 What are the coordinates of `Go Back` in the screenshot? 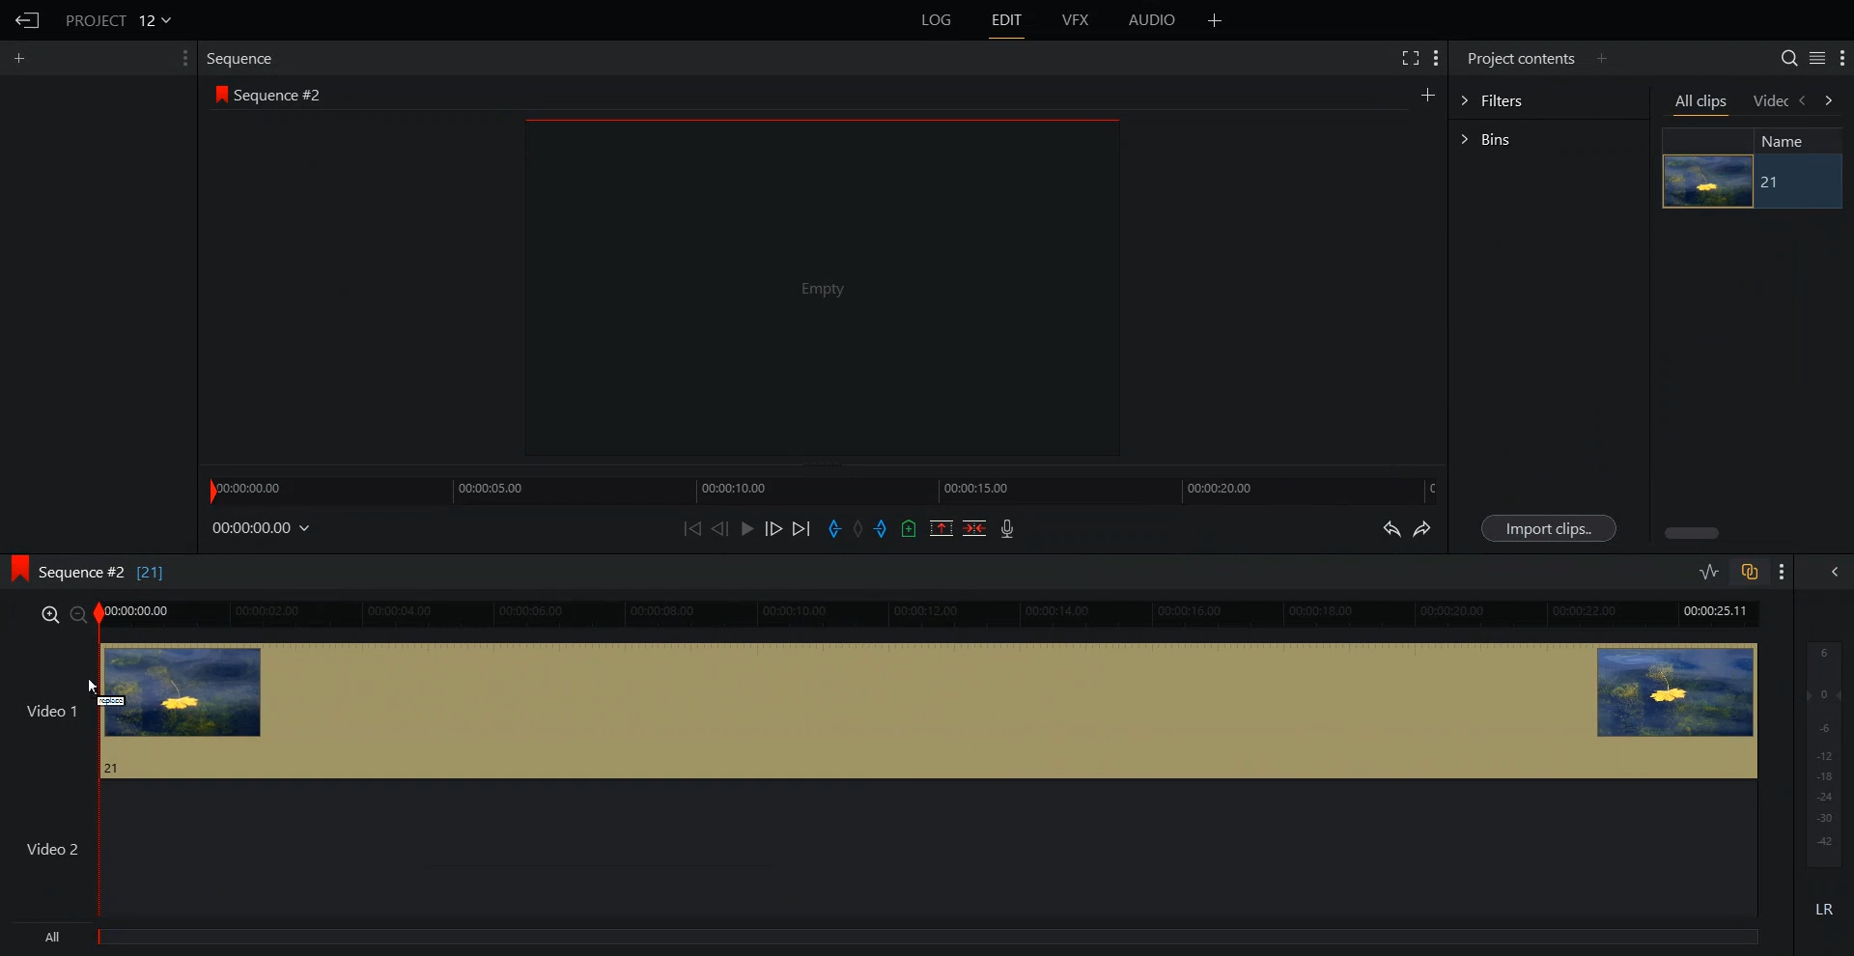 It's located at (27, 19).